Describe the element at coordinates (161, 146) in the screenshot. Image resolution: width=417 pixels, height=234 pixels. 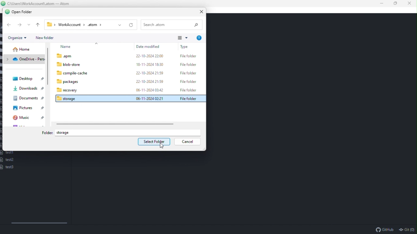
I see `Cursor` at that location.